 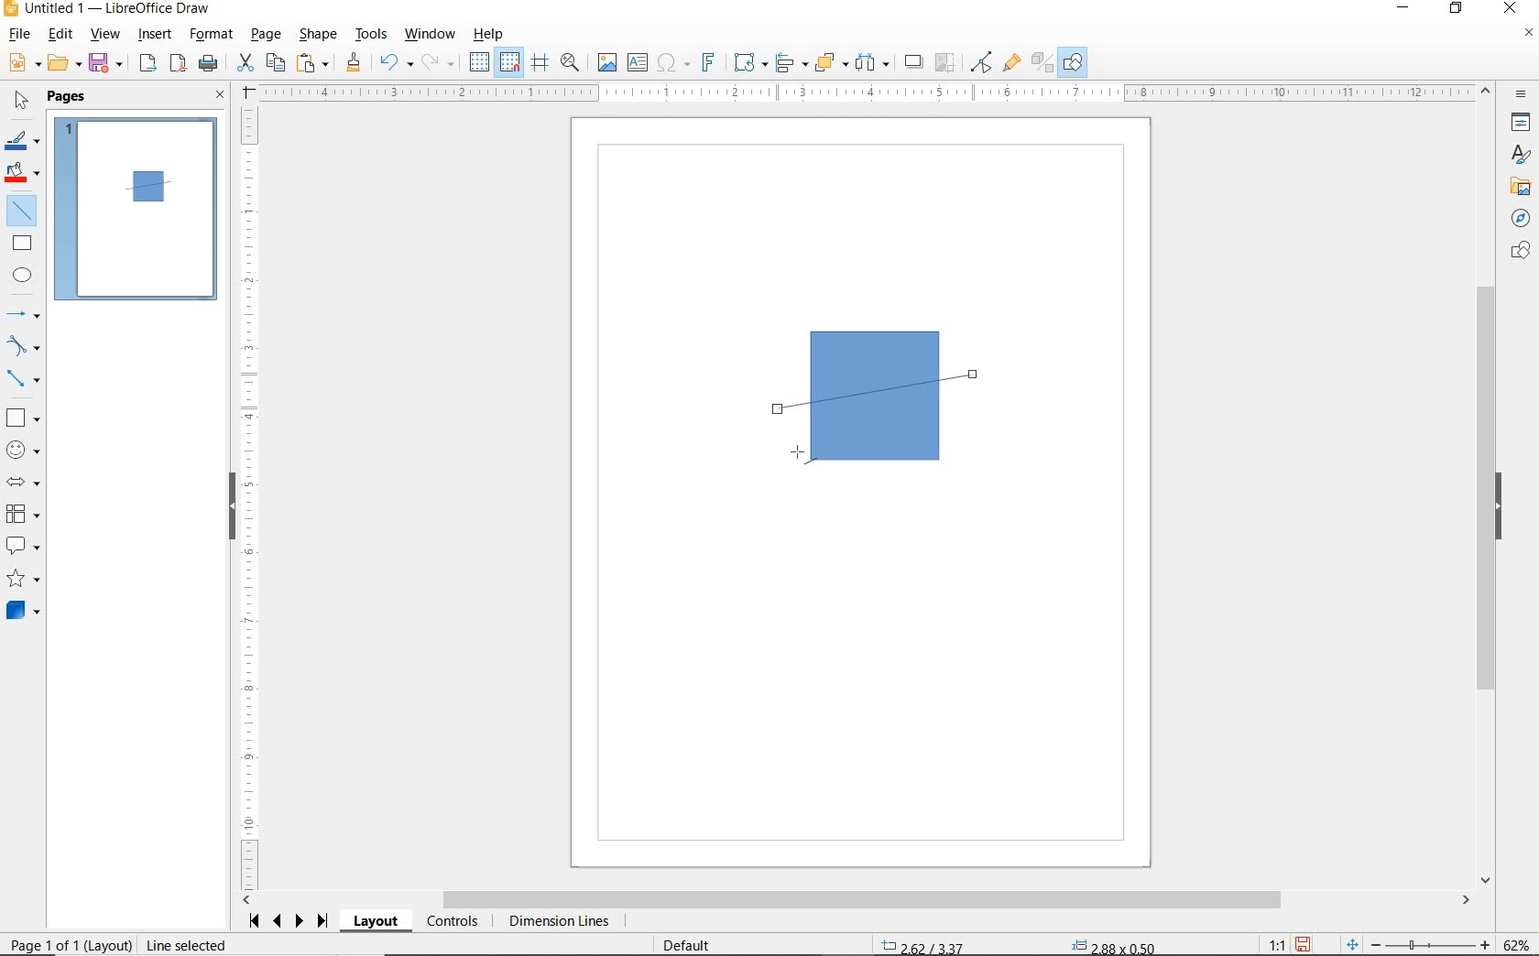 I want to click on WINDOW, so click(x=431, y=35).